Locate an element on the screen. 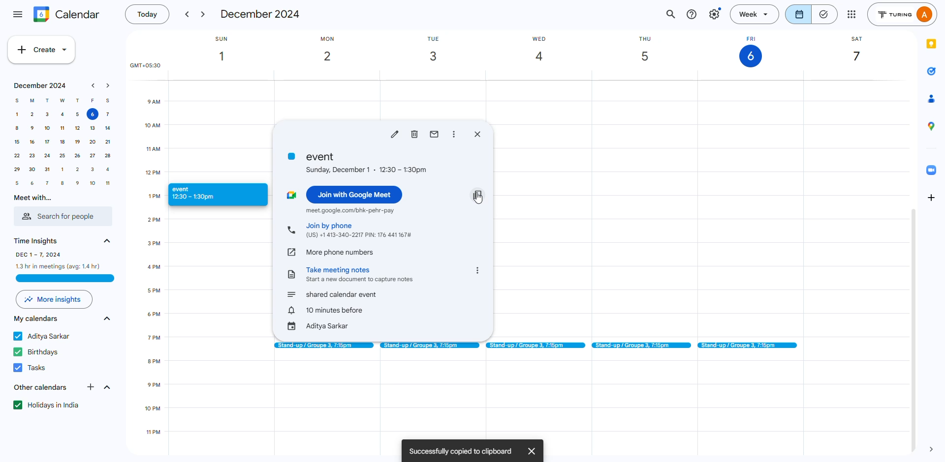 The height and width of the screenshot is (462, 945). 16 is located at coordinates (31, 143).